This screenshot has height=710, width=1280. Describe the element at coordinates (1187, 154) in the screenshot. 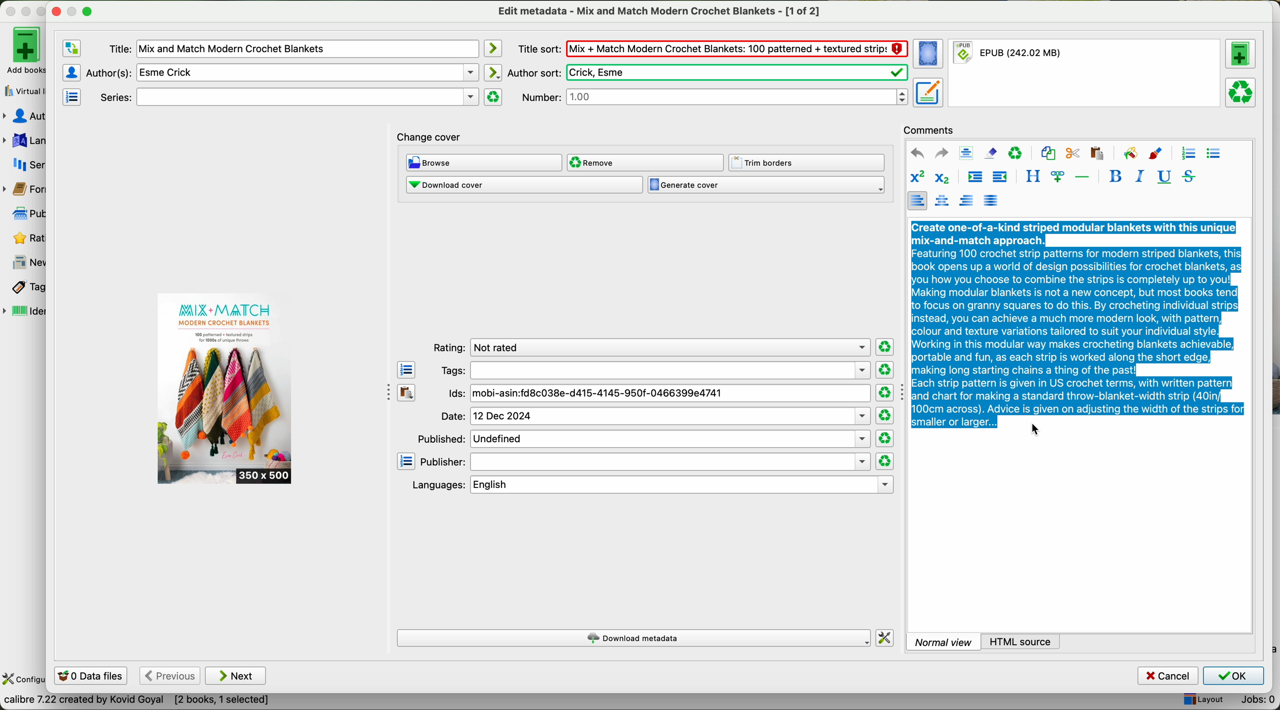

I see `ordered list` at that location.